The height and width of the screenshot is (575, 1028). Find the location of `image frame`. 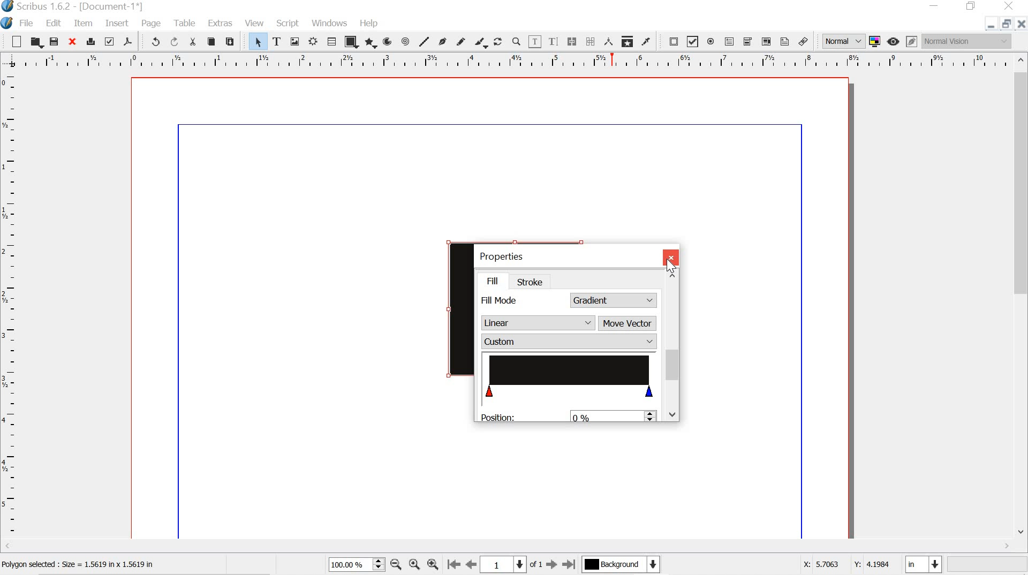

image frame is located at coordinates (295, 41).